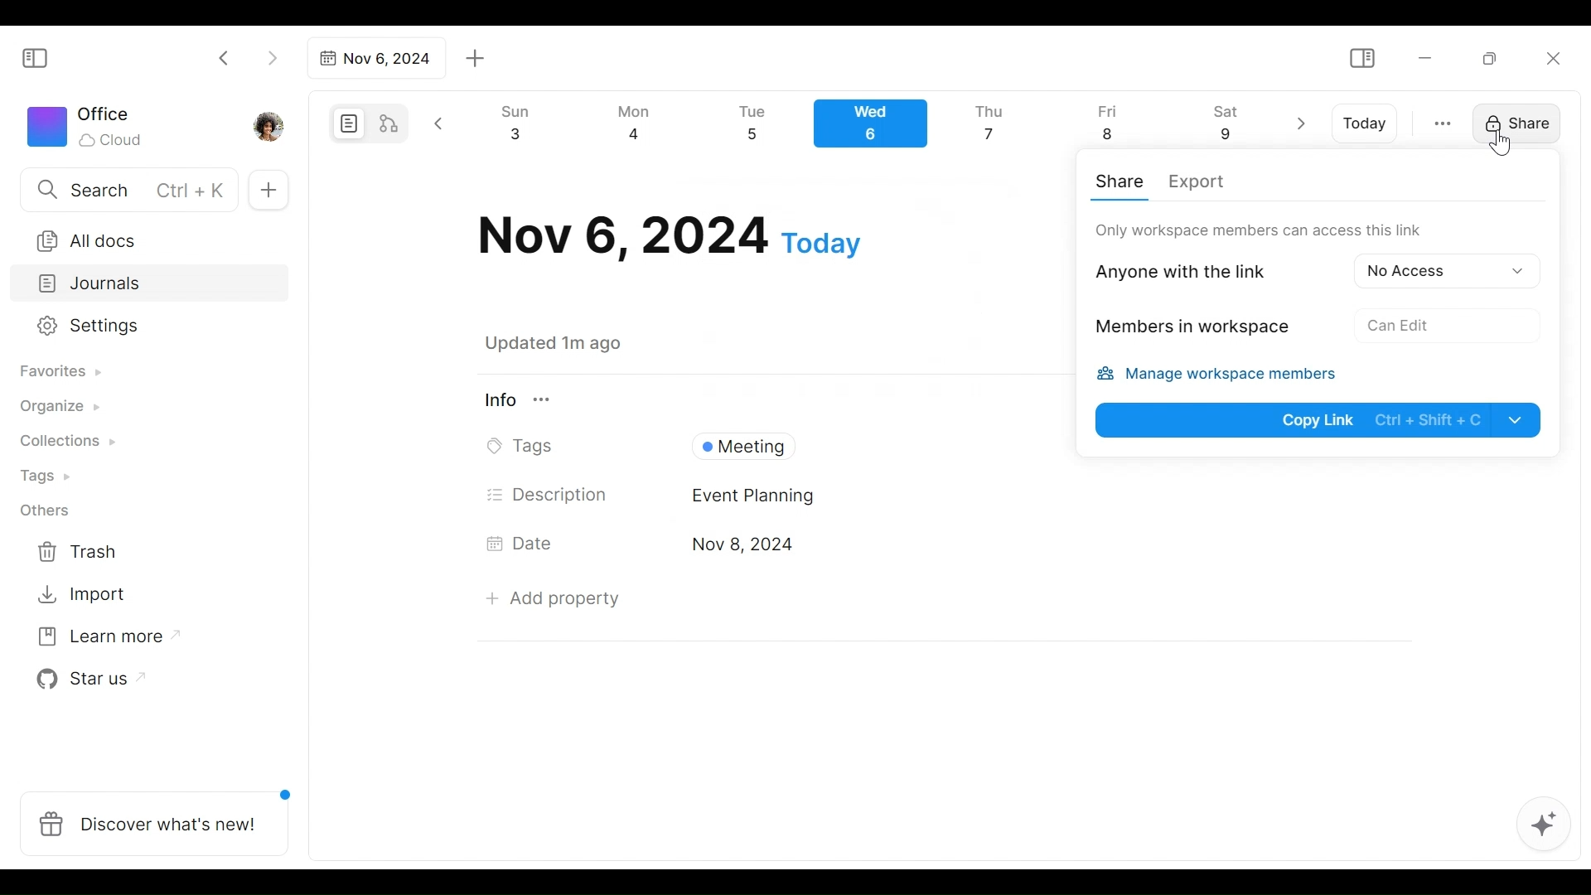 This screenshot has width=1591, height=895. What do you see at coordinates (1042, 546) in the screenshot?
I see `Date's Field` at bounding box center [1042, 546].